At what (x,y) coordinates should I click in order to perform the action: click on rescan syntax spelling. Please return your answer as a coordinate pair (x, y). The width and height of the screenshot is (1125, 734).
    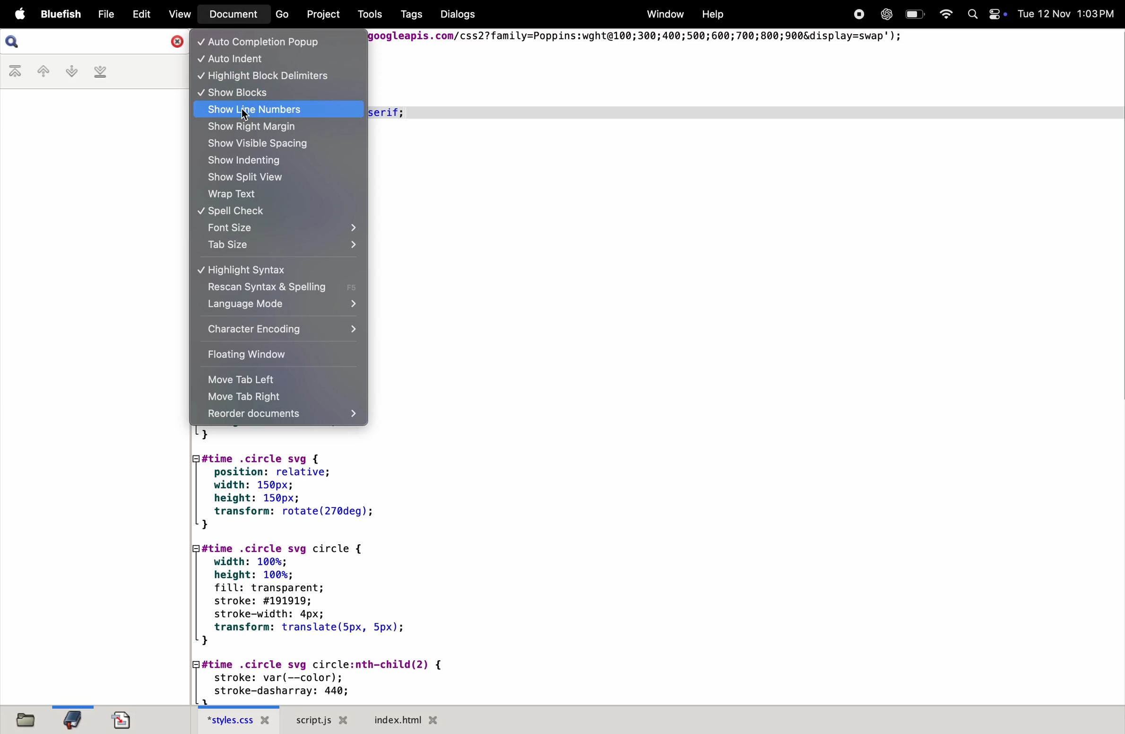
    Looking at the image, I should click on (280, 288).